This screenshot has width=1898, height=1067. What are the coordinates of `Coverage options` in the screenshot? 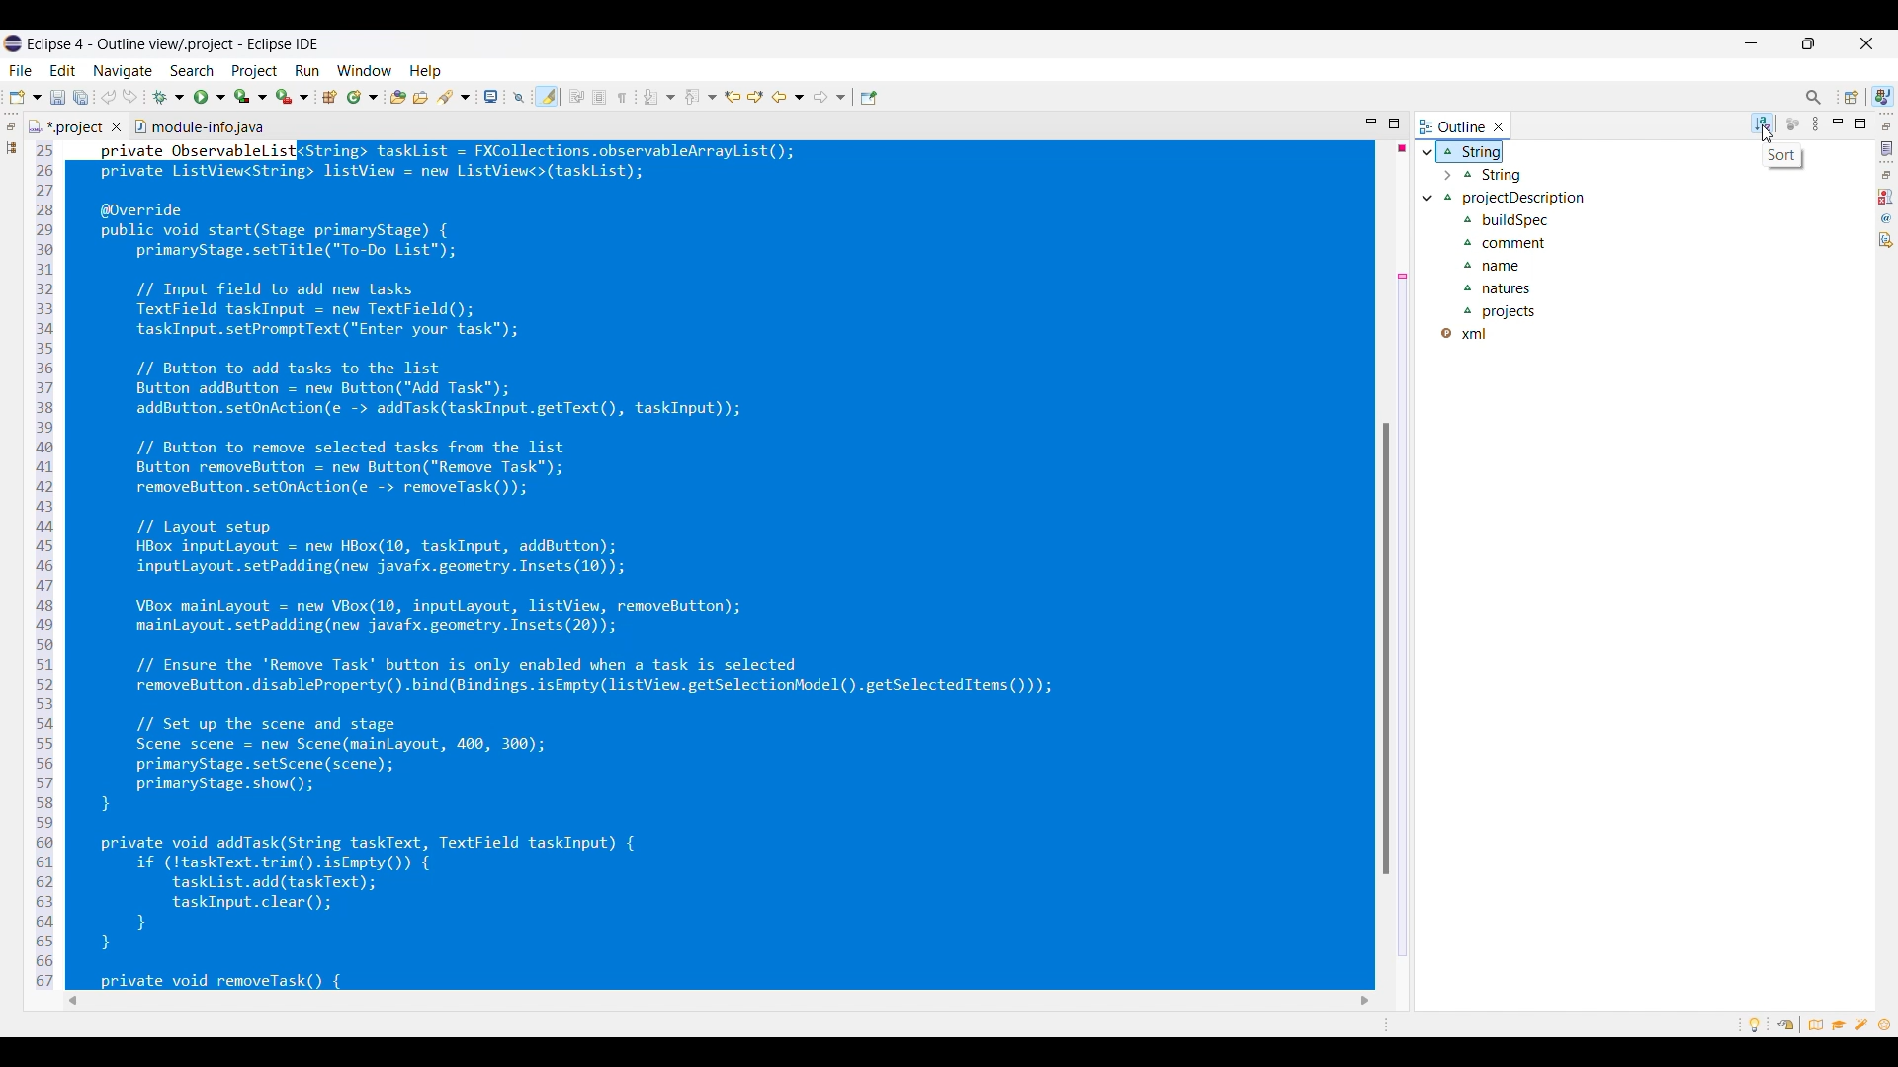 It's located at (251, 96).